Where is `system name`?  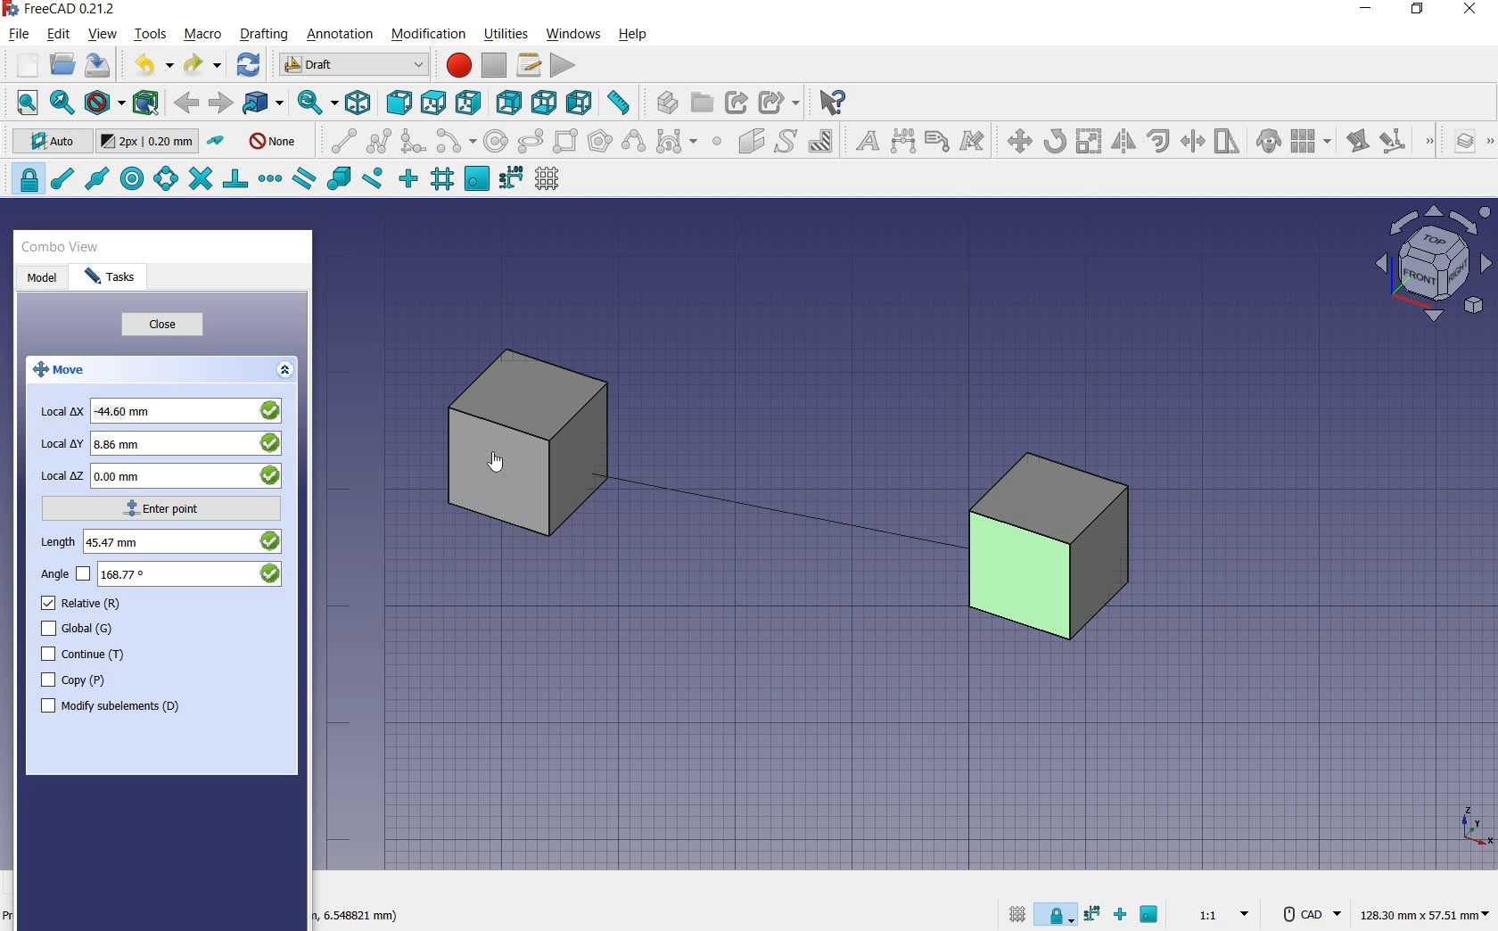 system name is located at coordinates (61, 9).